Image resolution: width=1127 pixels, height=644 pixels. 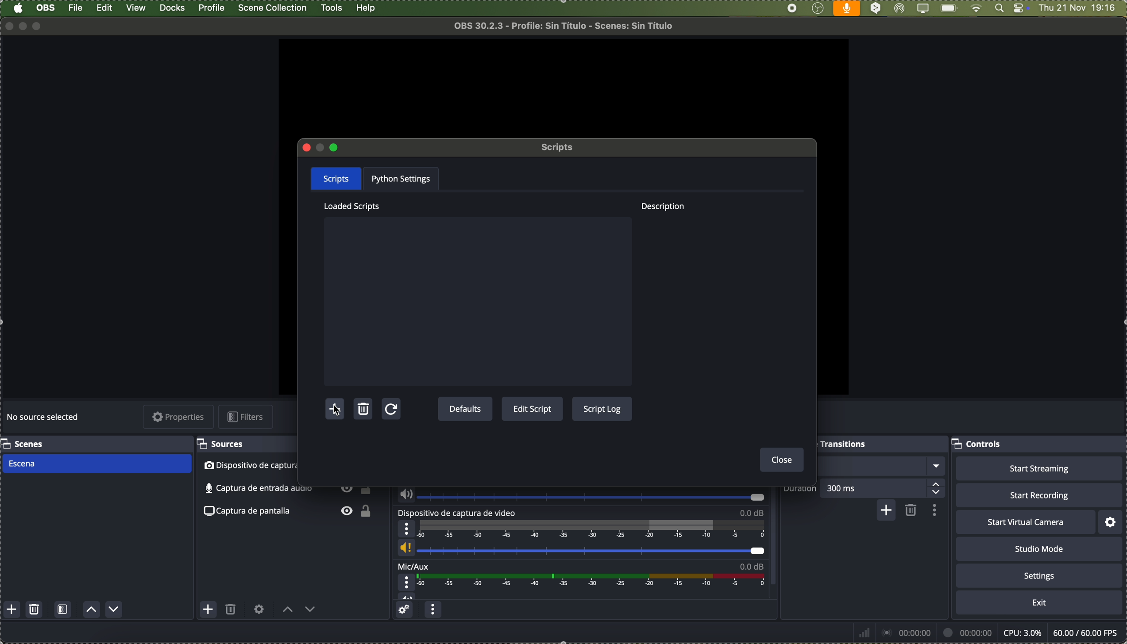 What do you see at coordinates (179, 418) in the screenshot?
I see `properties` at bounding box center [179, 418].